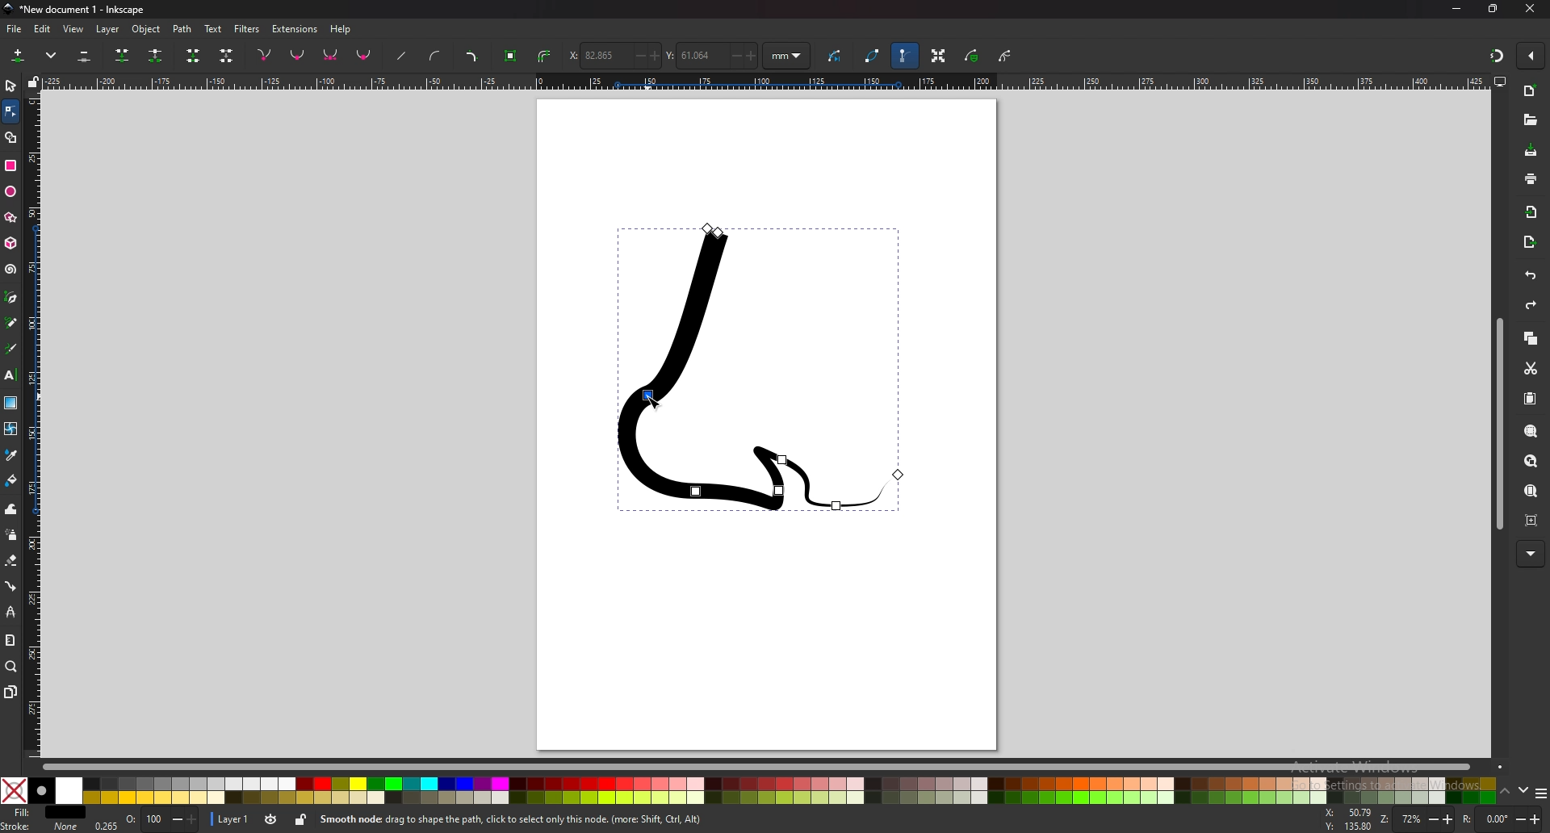  Describe the element at coordinates (1499, 424) in the screenshot. I see `scroll bar` at that location.